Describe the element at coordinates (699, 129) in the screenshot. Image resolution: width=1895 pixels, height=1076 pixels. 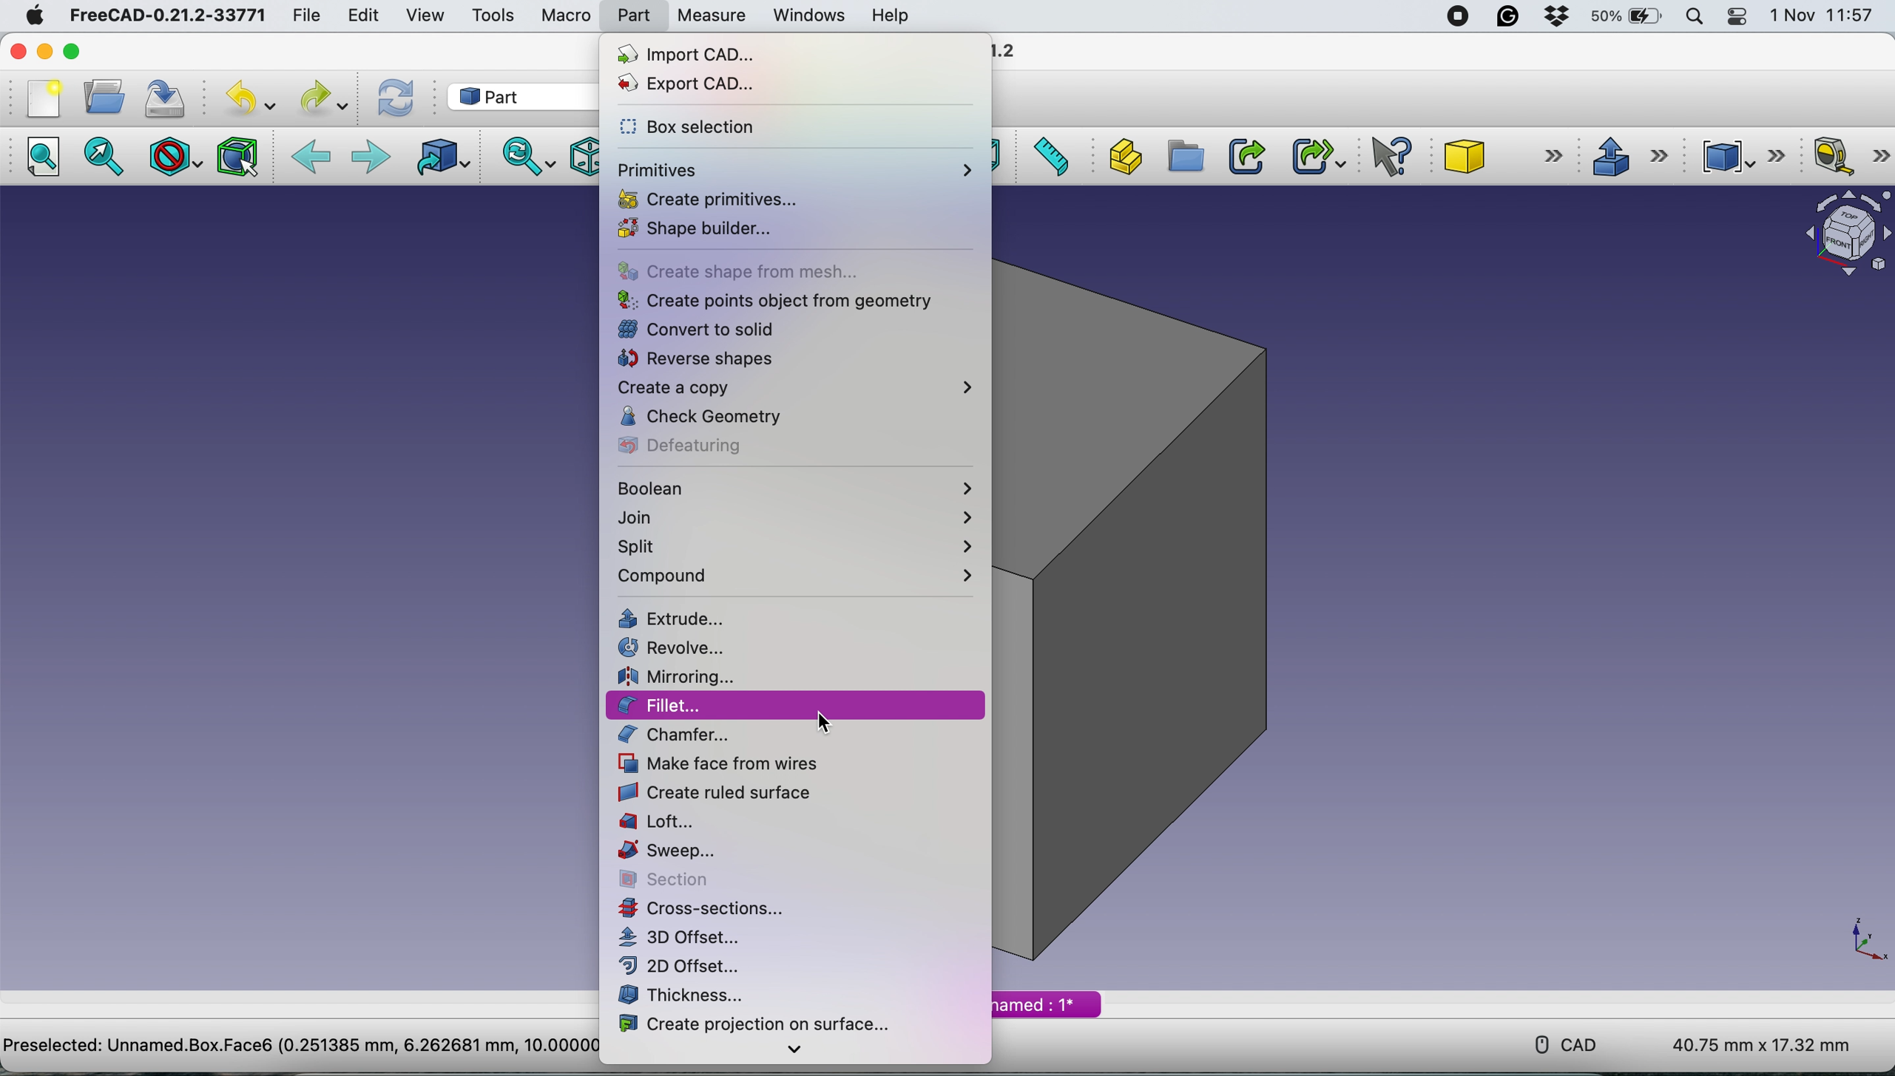
I see `box selection` at that location.